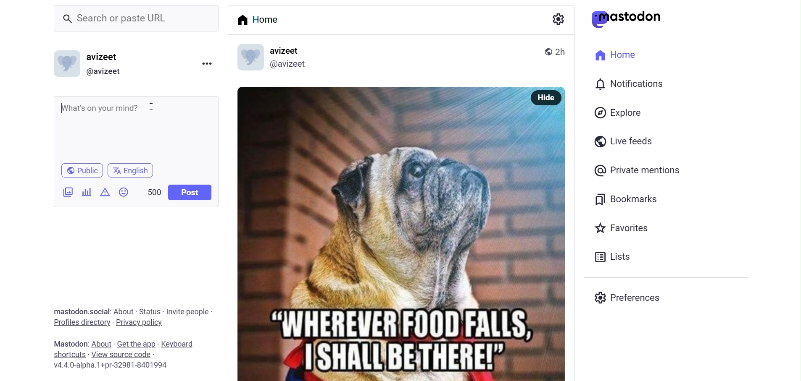  Describe the element at coordinates (631, 21) in the screenshot. I see `@astodon` at that location.